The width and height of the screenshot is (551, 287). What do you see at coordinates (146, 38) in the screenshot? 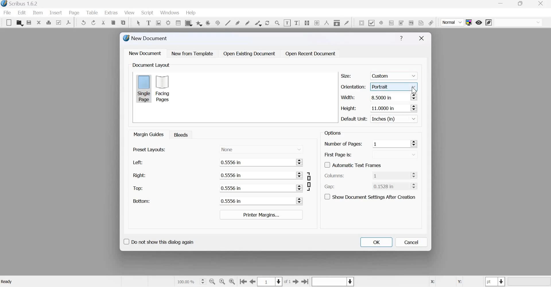
I see `New Document` at bounding box center [146, 38].